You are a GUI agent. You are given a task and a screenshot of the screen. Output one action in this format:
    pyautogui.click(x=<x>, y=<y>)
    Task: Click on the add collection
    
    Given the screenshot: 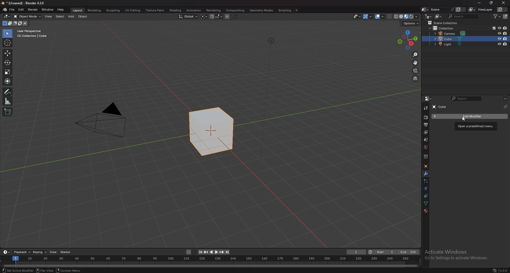 What is the action you would take?
    pyautogui.click(x=505, y=16)
    